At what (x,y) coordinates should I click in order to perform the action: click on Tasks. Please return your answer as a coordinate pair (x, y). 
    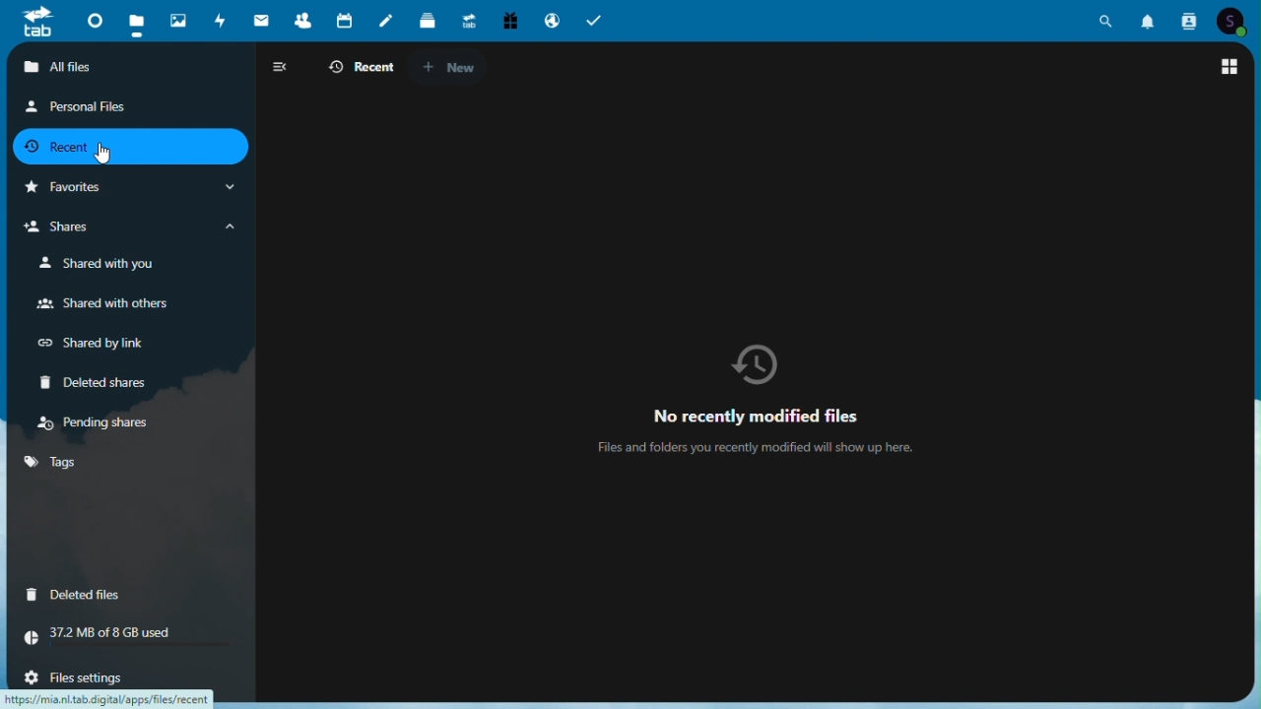
    Looking at the image, I should click on (593, 21).